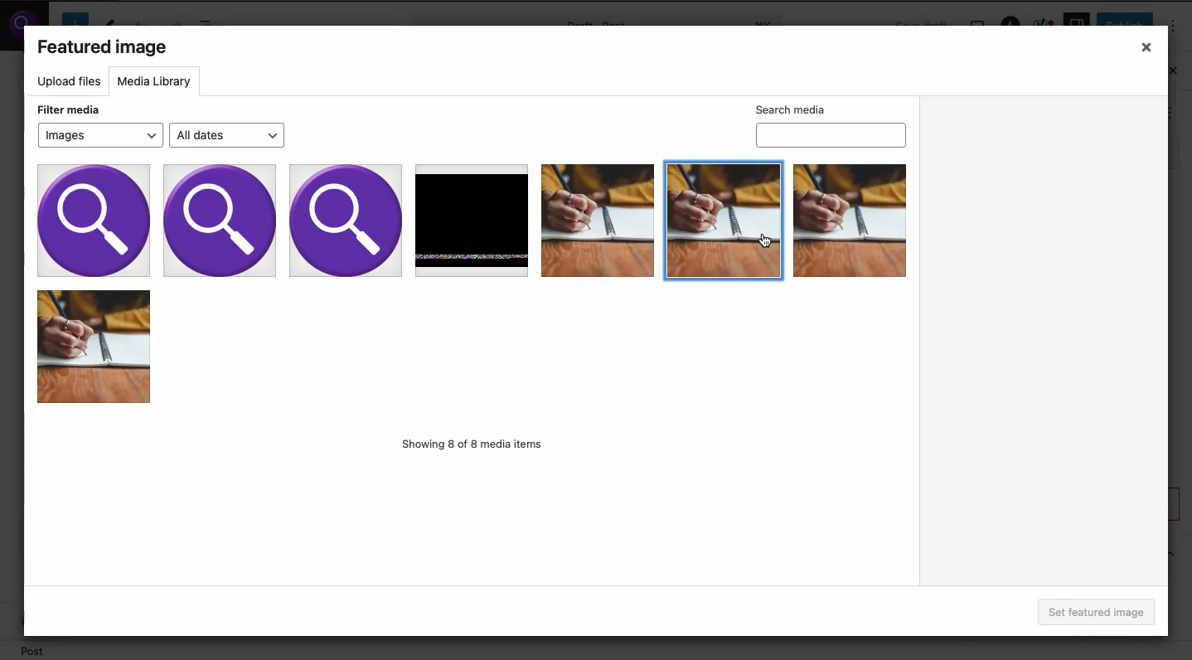 Image resolution: width=1192 pixels, height=660 pixels. I want to click on Featured image, so click(104, 49).